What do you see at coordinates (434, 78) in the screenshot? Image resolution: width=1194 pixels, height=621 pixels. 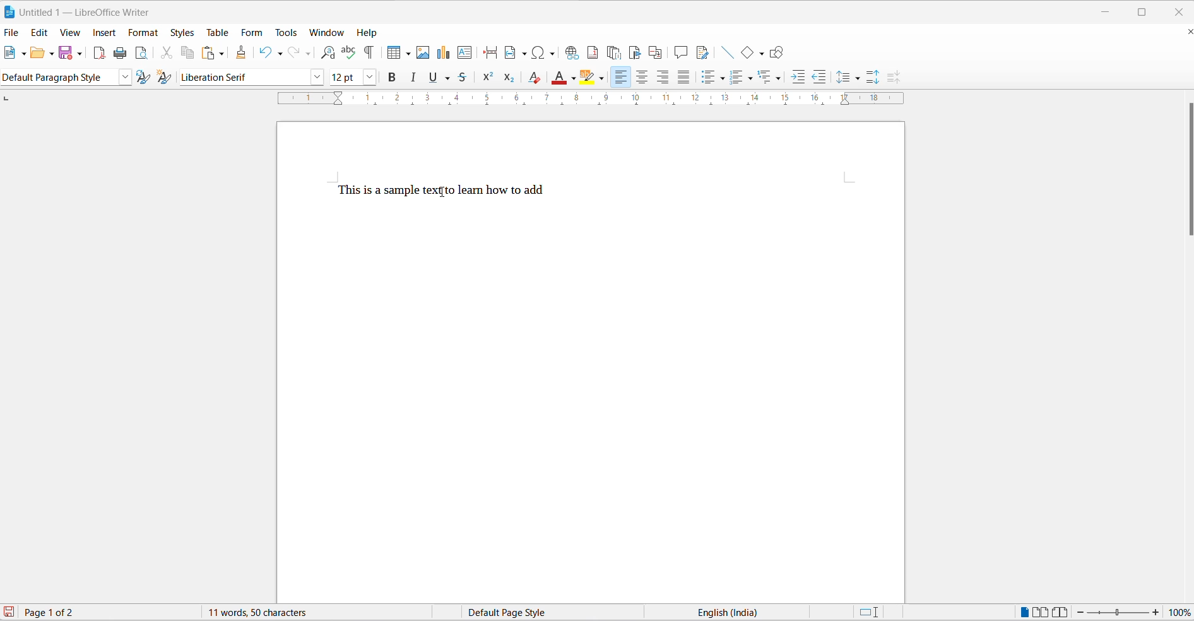 I see `underline` at bounding box center [434, 78].